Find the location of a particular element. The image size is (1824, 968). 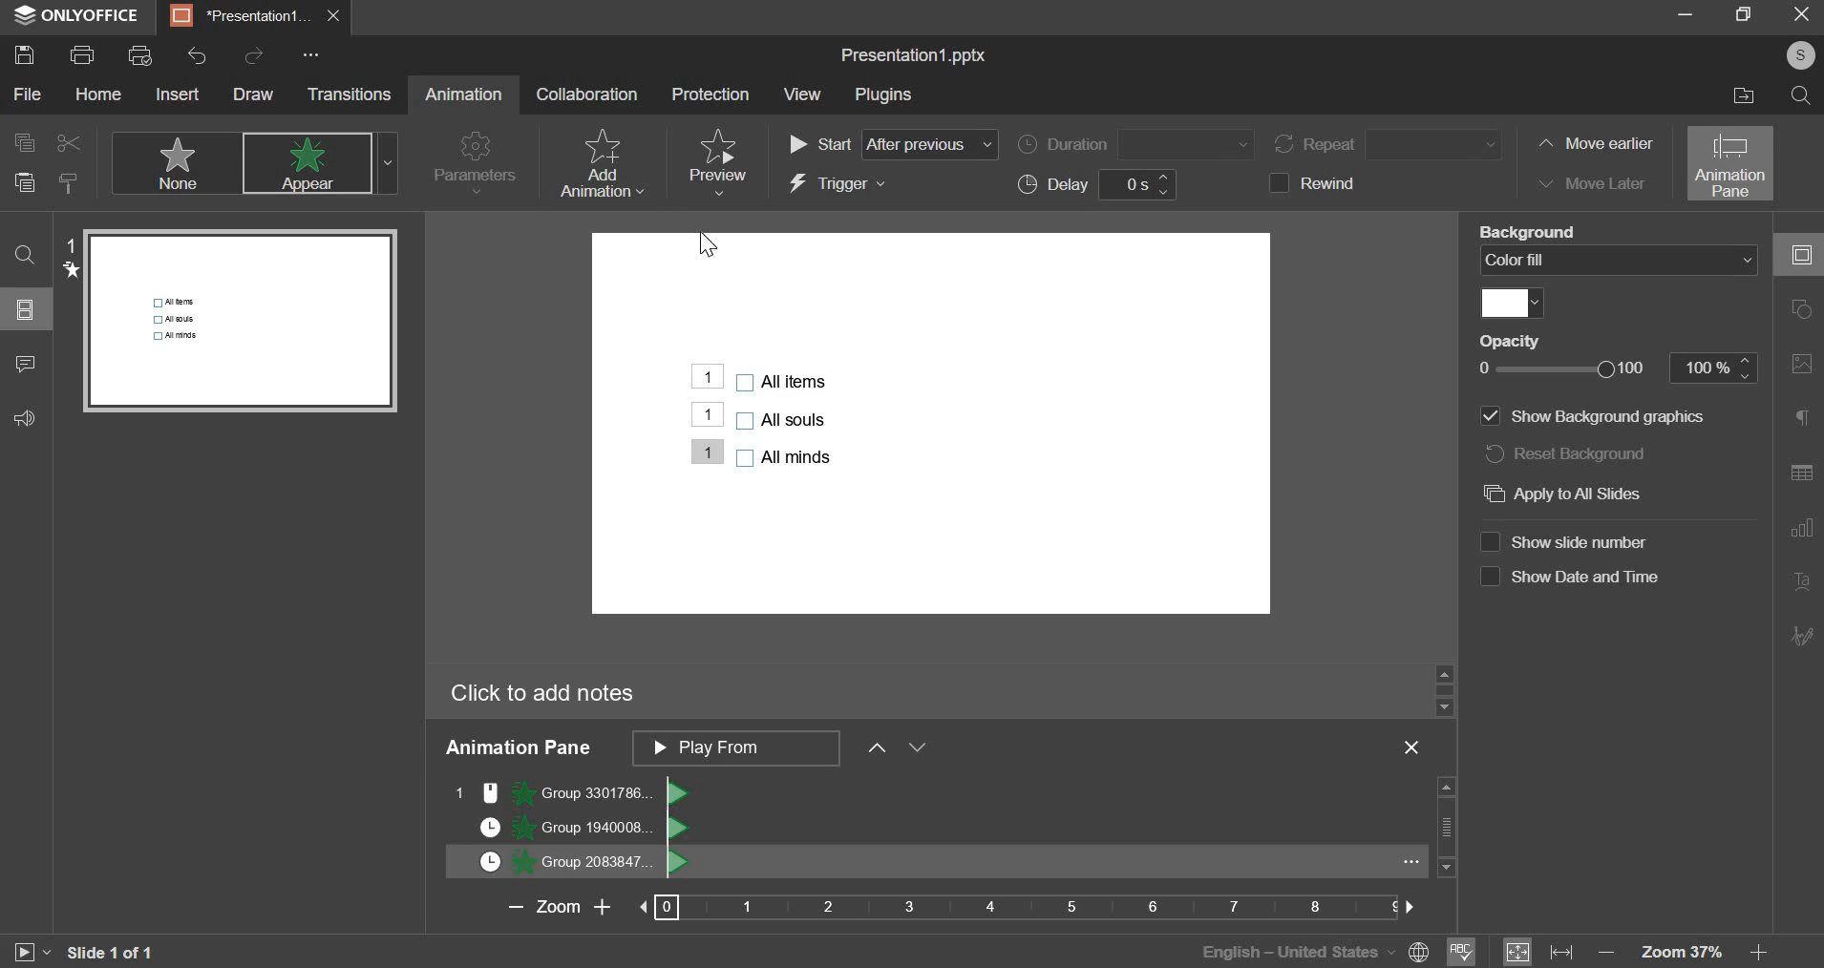

preview is located at coordinates (716, 161).